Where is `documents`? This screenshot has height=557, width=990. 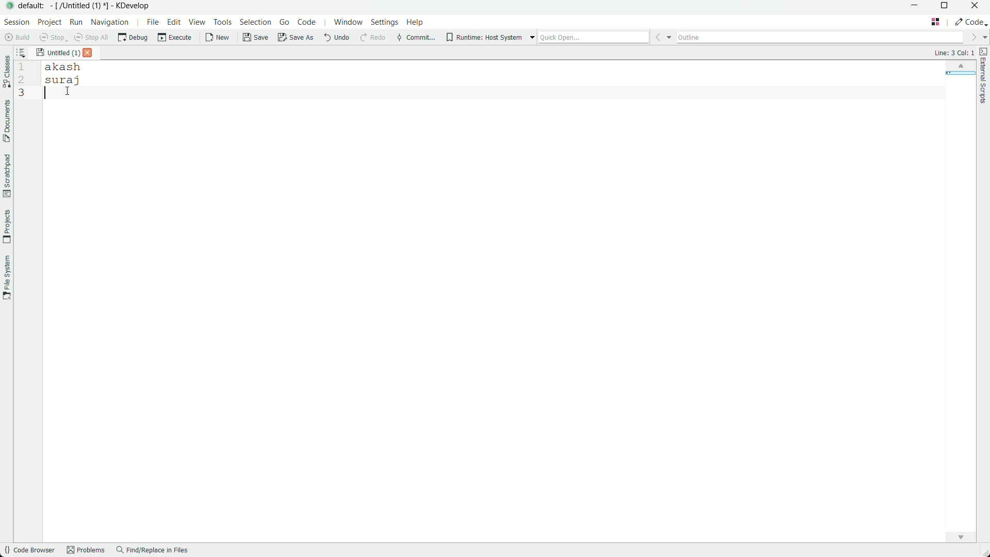 documents is located at coordinates (6, 121).